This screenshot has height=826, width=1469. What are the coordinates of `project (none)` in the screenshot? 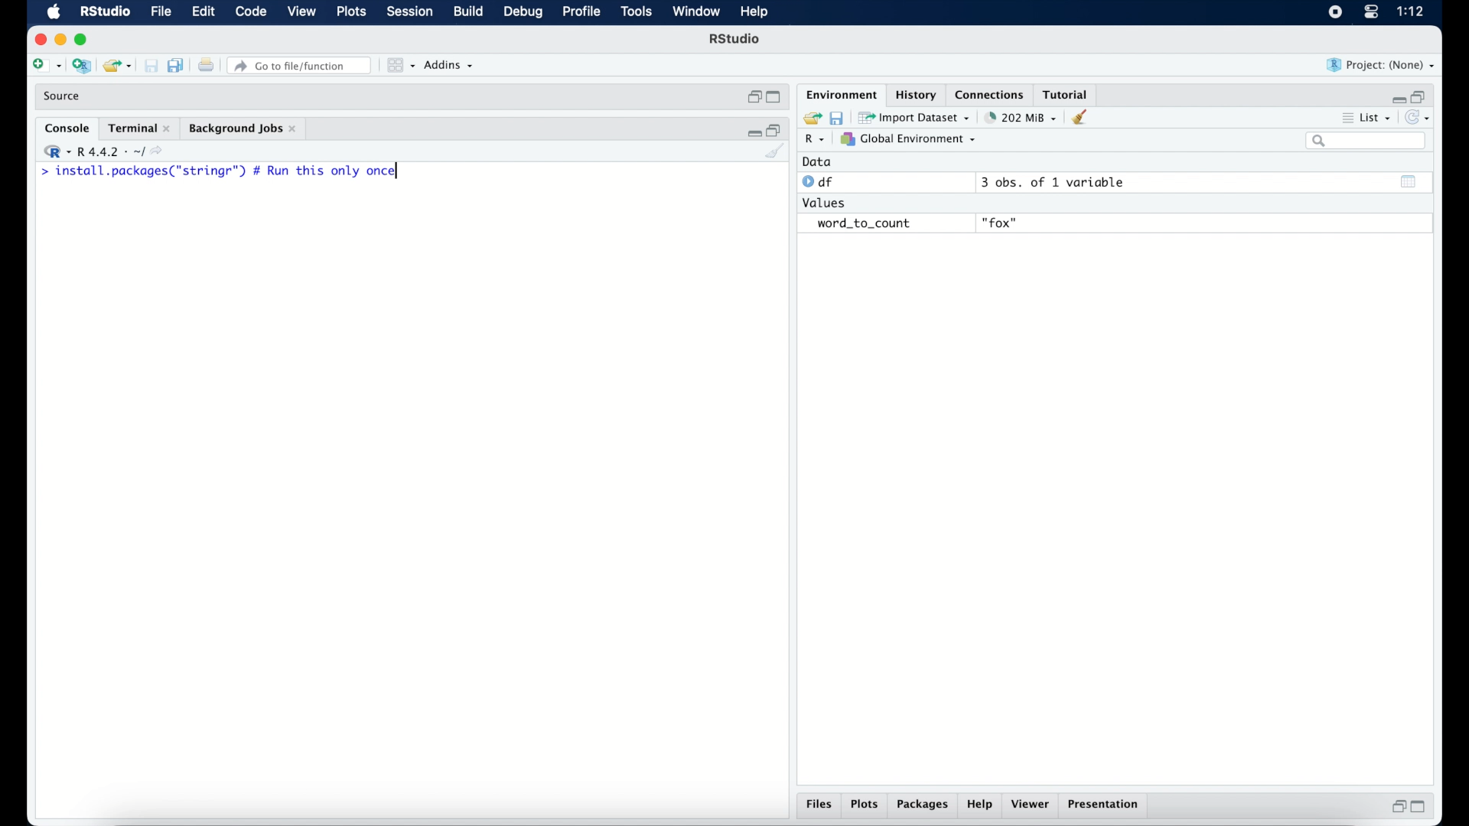 It's located at (1381, 65).